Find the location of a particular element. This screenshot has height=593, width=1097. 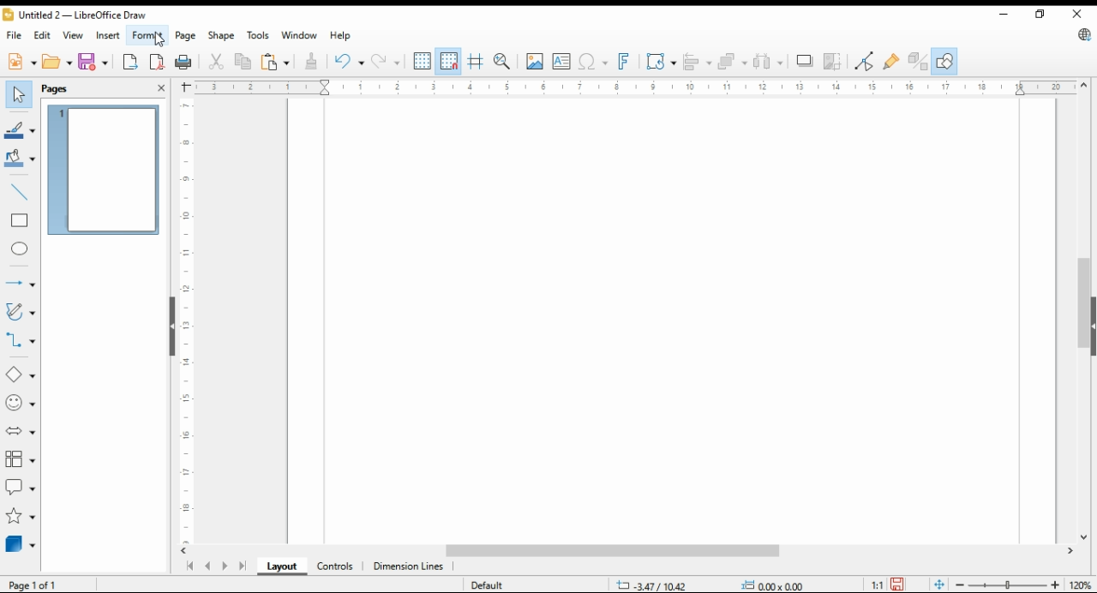

fill color is located at coordinates (20, 157).